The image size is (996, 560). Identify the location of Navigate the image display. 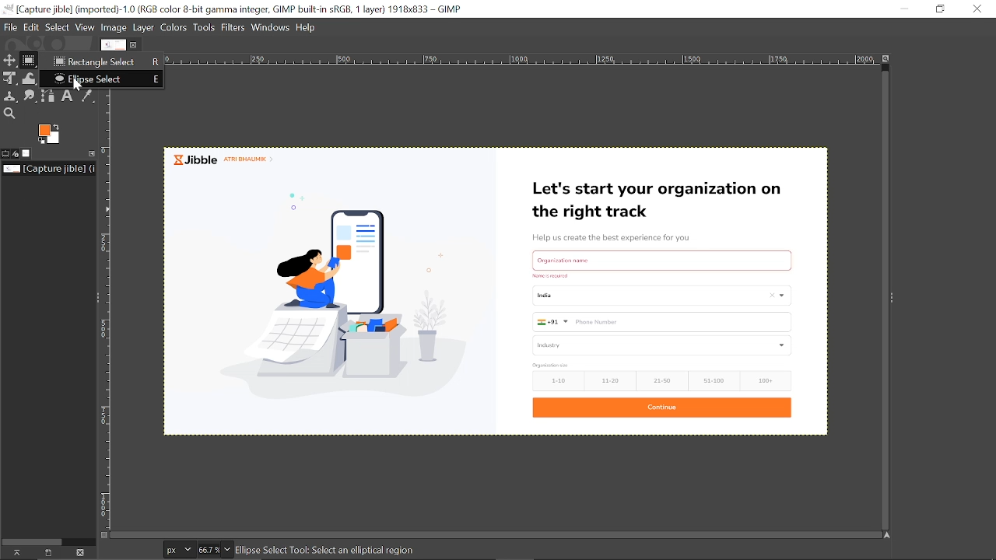
(886, 535).